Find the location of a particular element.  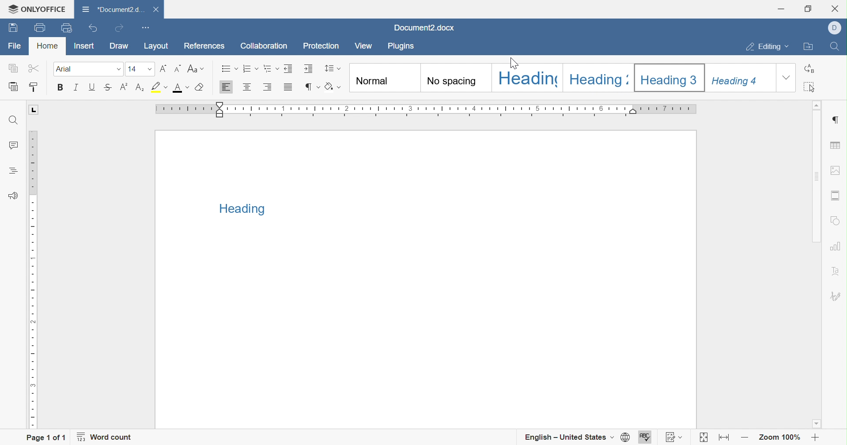

Align center is located at coordinates (247, 88).